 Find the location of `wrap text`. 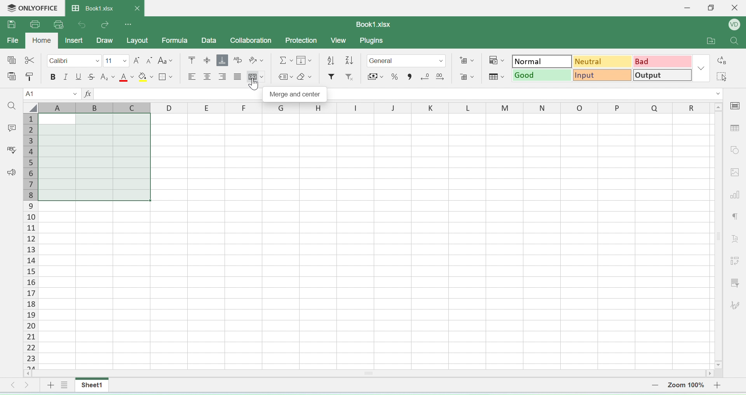

wrap text is located at coordinates (238, 60).